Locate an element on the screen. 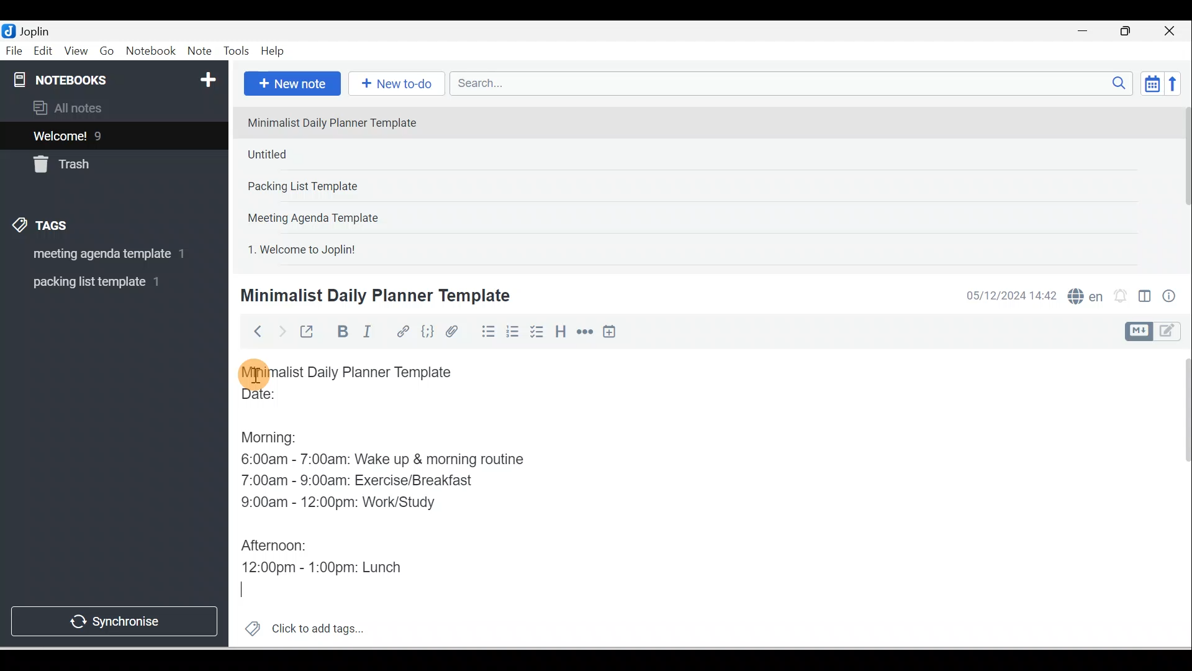 Image resolution: width=1192 pixels, height=671 pixels. Tools is located at coordinates (236, 51).